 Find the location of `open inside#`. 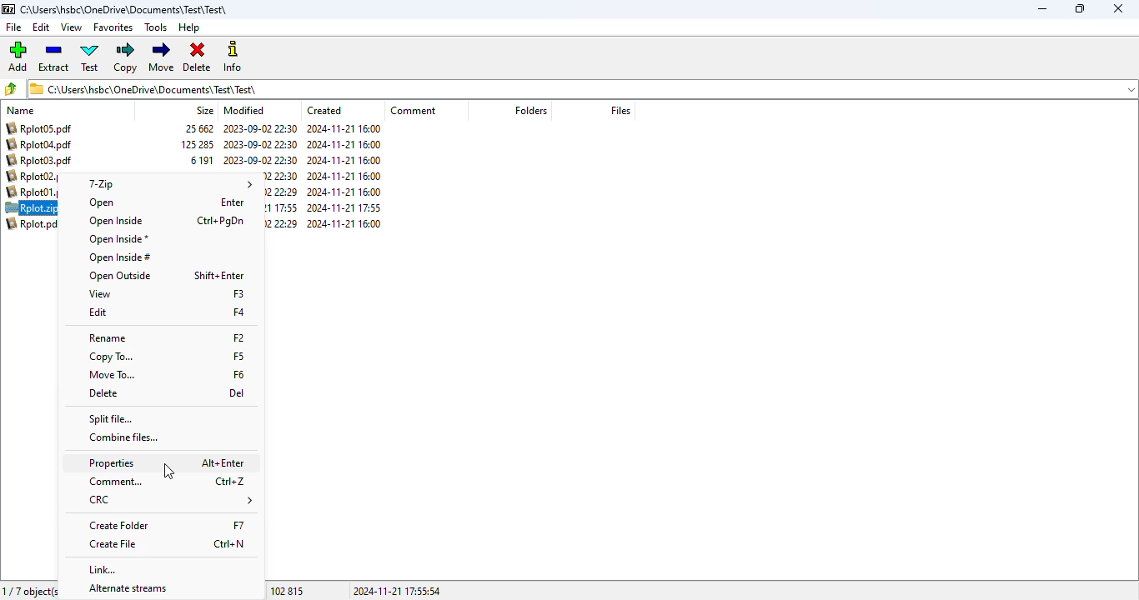

open inside# is located at coordinates (119, 258).